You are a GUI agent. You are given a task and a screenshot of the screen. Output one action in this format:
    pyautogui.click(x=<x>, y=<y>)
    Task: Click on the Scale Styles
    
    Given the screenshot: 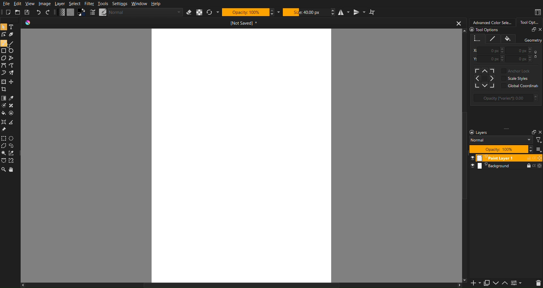 What is the action you would take?
    pyautogui.click(x=515, y=78)
    